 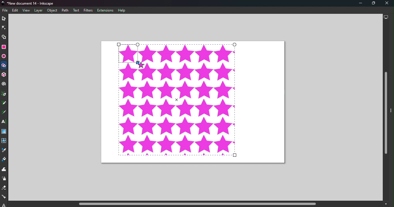 What do you see at coordinates (76, 10) in the screenshot?
I see `Text` at bounding box center [76, 10].